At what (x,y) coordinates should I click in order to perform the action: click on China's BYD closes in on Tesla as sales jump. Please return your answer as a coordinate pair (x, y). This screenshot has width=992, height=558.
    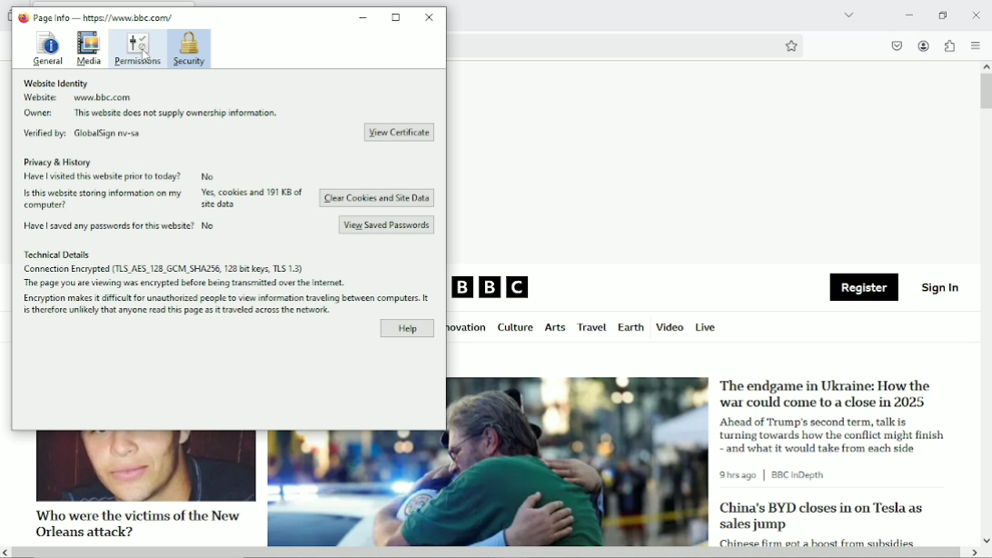
    Looking at the image, I should click on (821, 516).